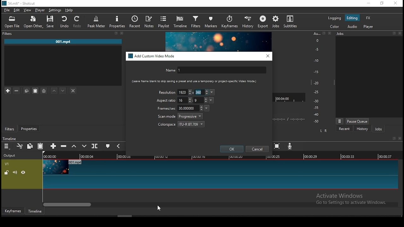 This screenshot has width=404, height=227. Describe the element at coordinates (122, 33) in the screenshot. I see `close` at that location.